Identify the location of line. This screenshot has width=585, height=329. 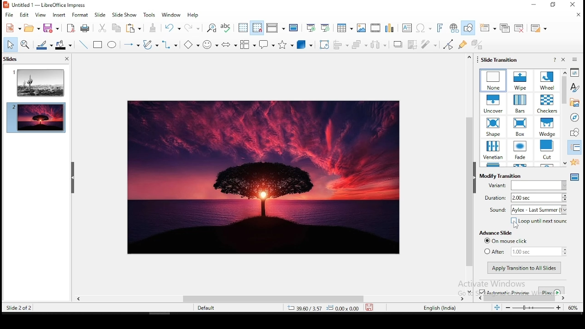
(83, 44).